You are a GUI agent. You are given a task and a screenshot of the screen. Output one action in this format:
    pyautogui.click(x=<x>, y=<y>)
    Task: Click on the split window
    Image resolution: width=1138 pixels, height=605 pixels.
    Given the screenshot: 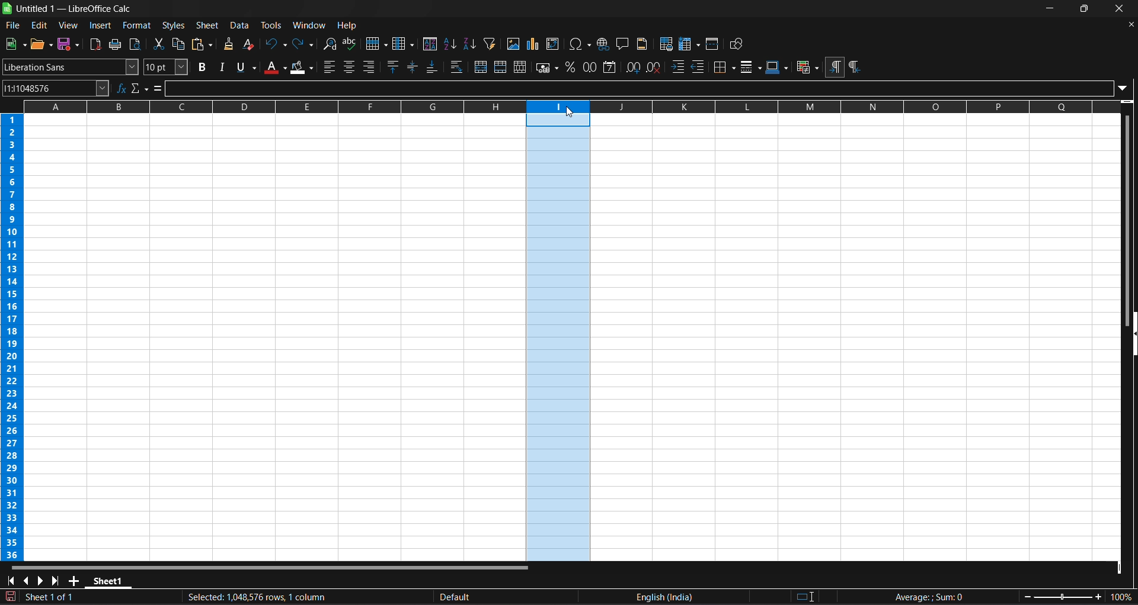 What is the action you would take?
    pyautogui.click(x=712, y=44)
    